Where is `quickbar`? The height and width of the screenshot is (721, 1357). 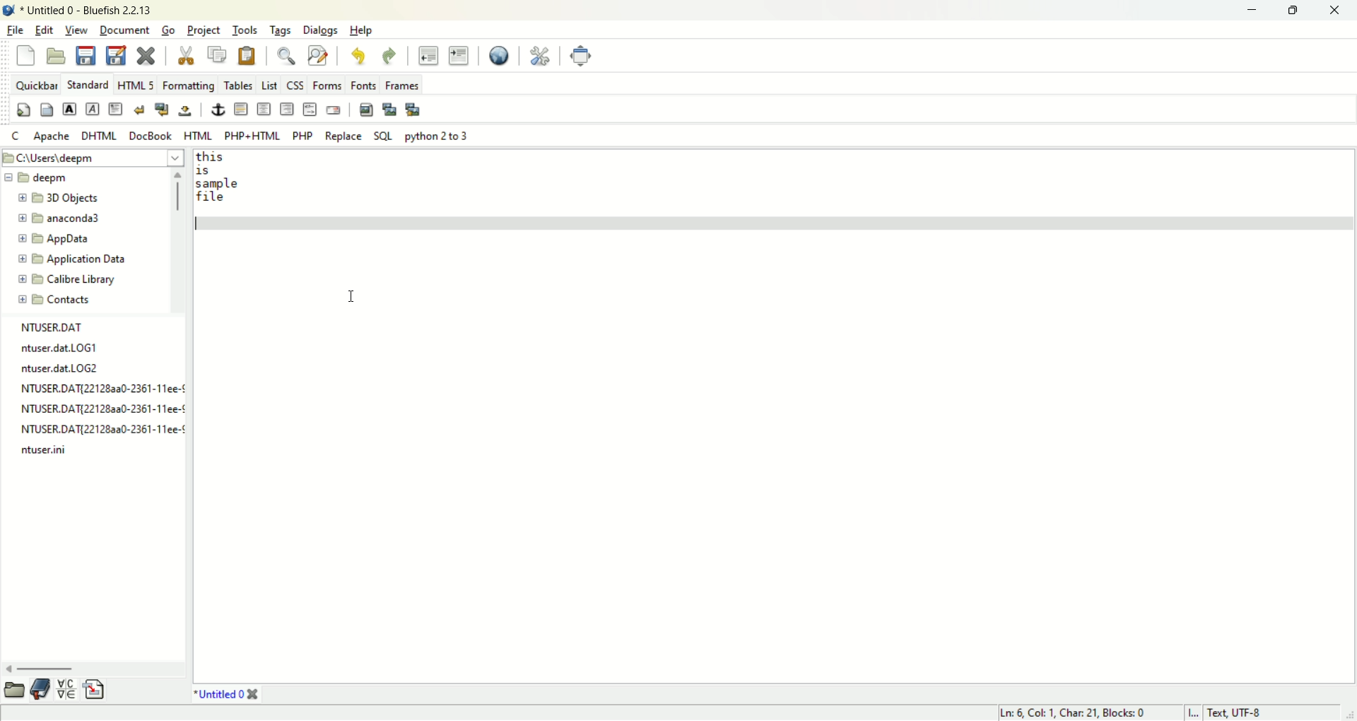
quickbar is located at coordinates (39, 86).